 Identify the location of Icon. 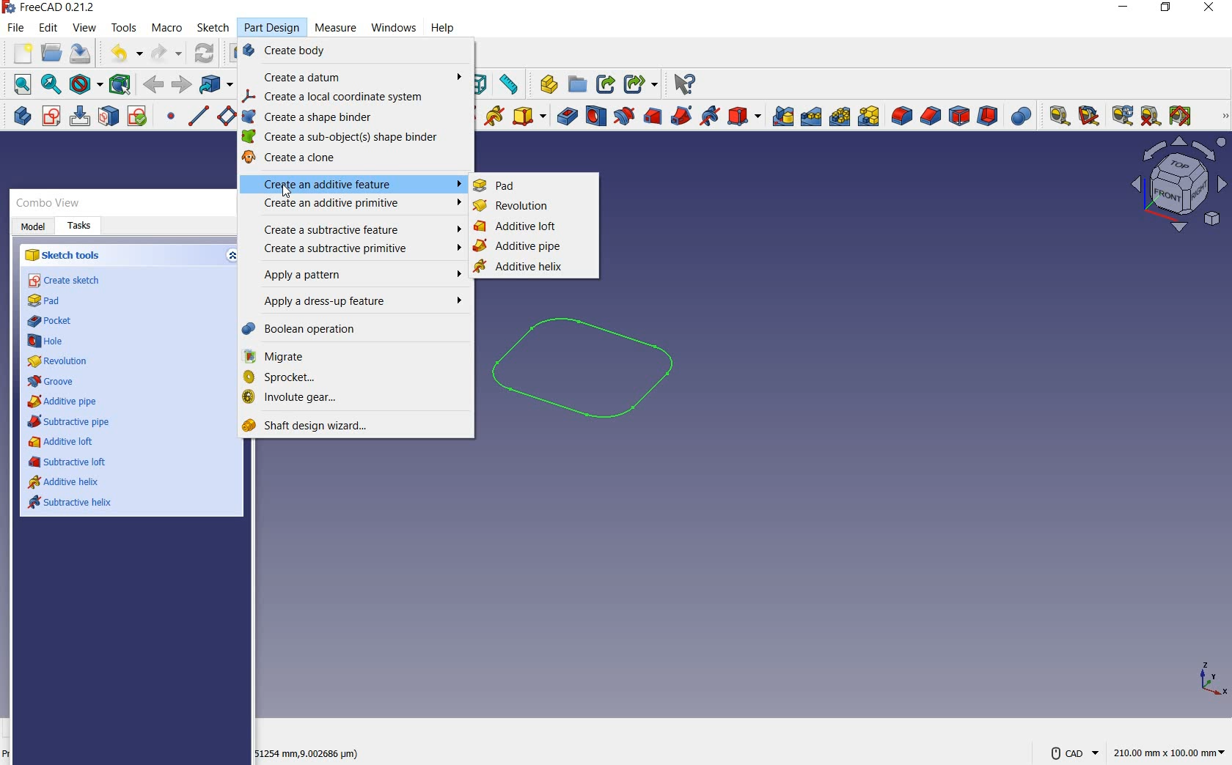
(484, 84).